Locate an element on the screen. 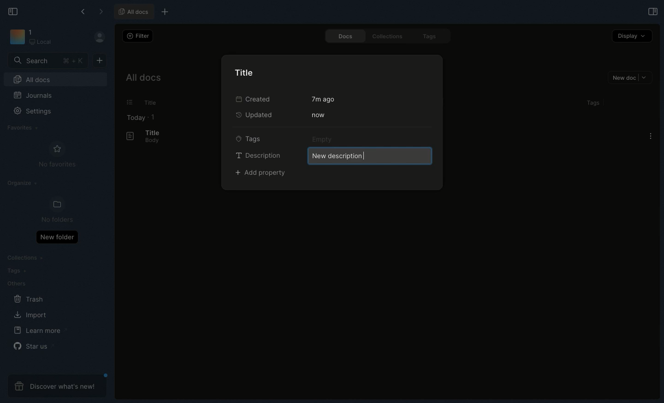  Empty is located at coordinates (324, 139).